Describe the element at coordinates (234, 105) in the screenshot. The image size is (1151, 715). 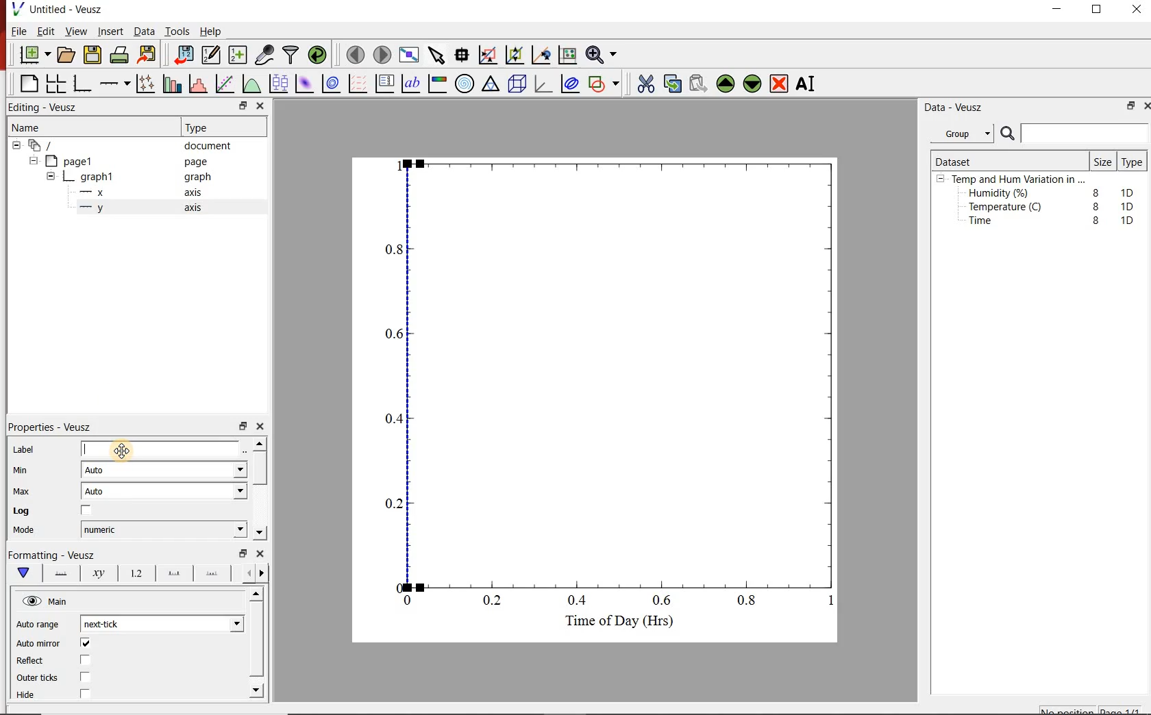
I see `restore down` at that location.